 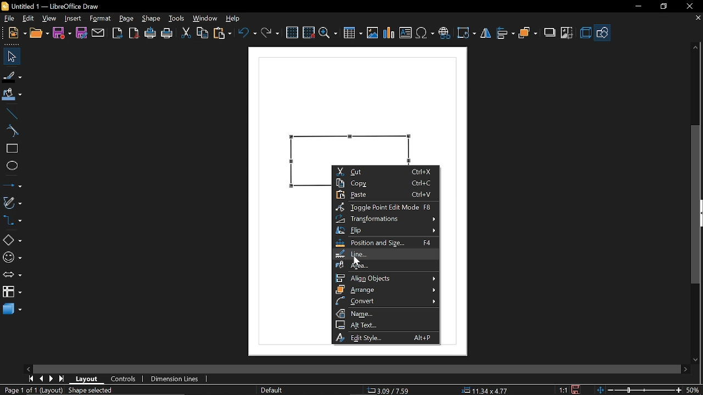 I want to click on ellipse, so click(x=10, y=165).